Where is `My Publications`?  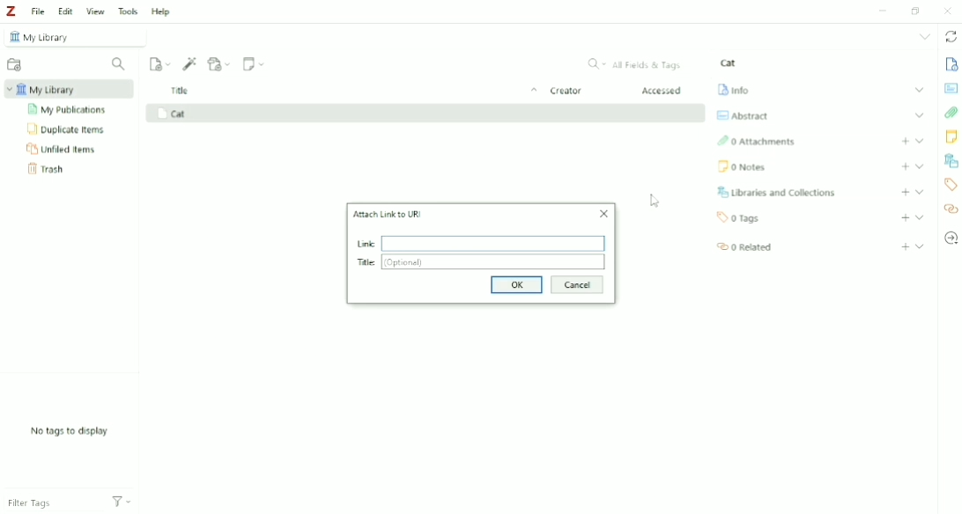
My Publications is located at coordinates (69, 110).